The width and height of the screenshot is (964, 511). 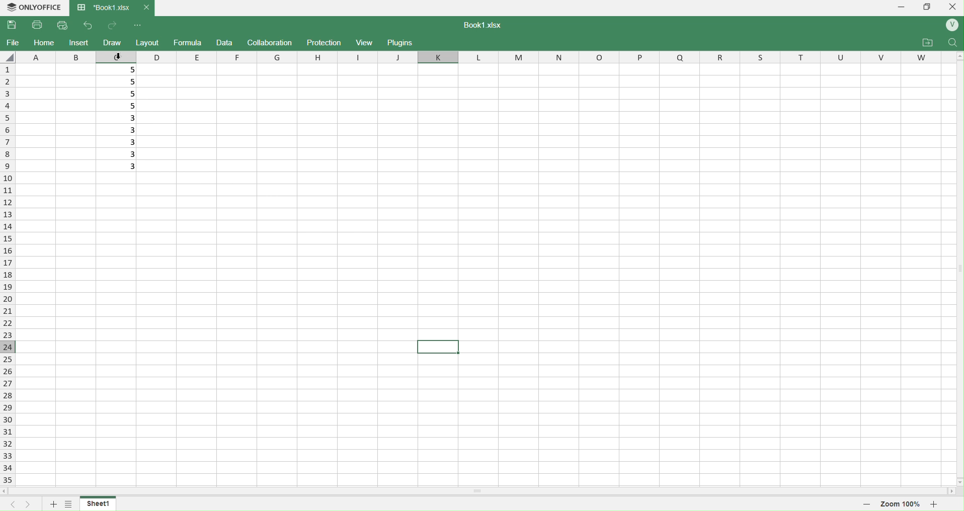 I want to click on Print File, so click(x=39, y=26).